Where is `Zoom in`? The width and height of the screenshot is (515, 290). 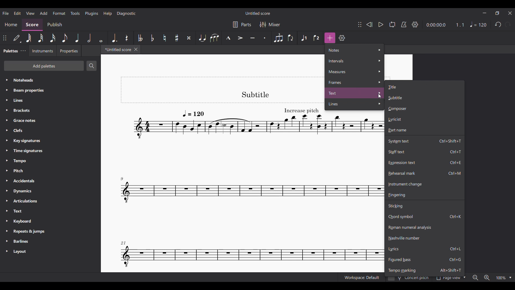 Zoom in is located at coordinates (487, 278).